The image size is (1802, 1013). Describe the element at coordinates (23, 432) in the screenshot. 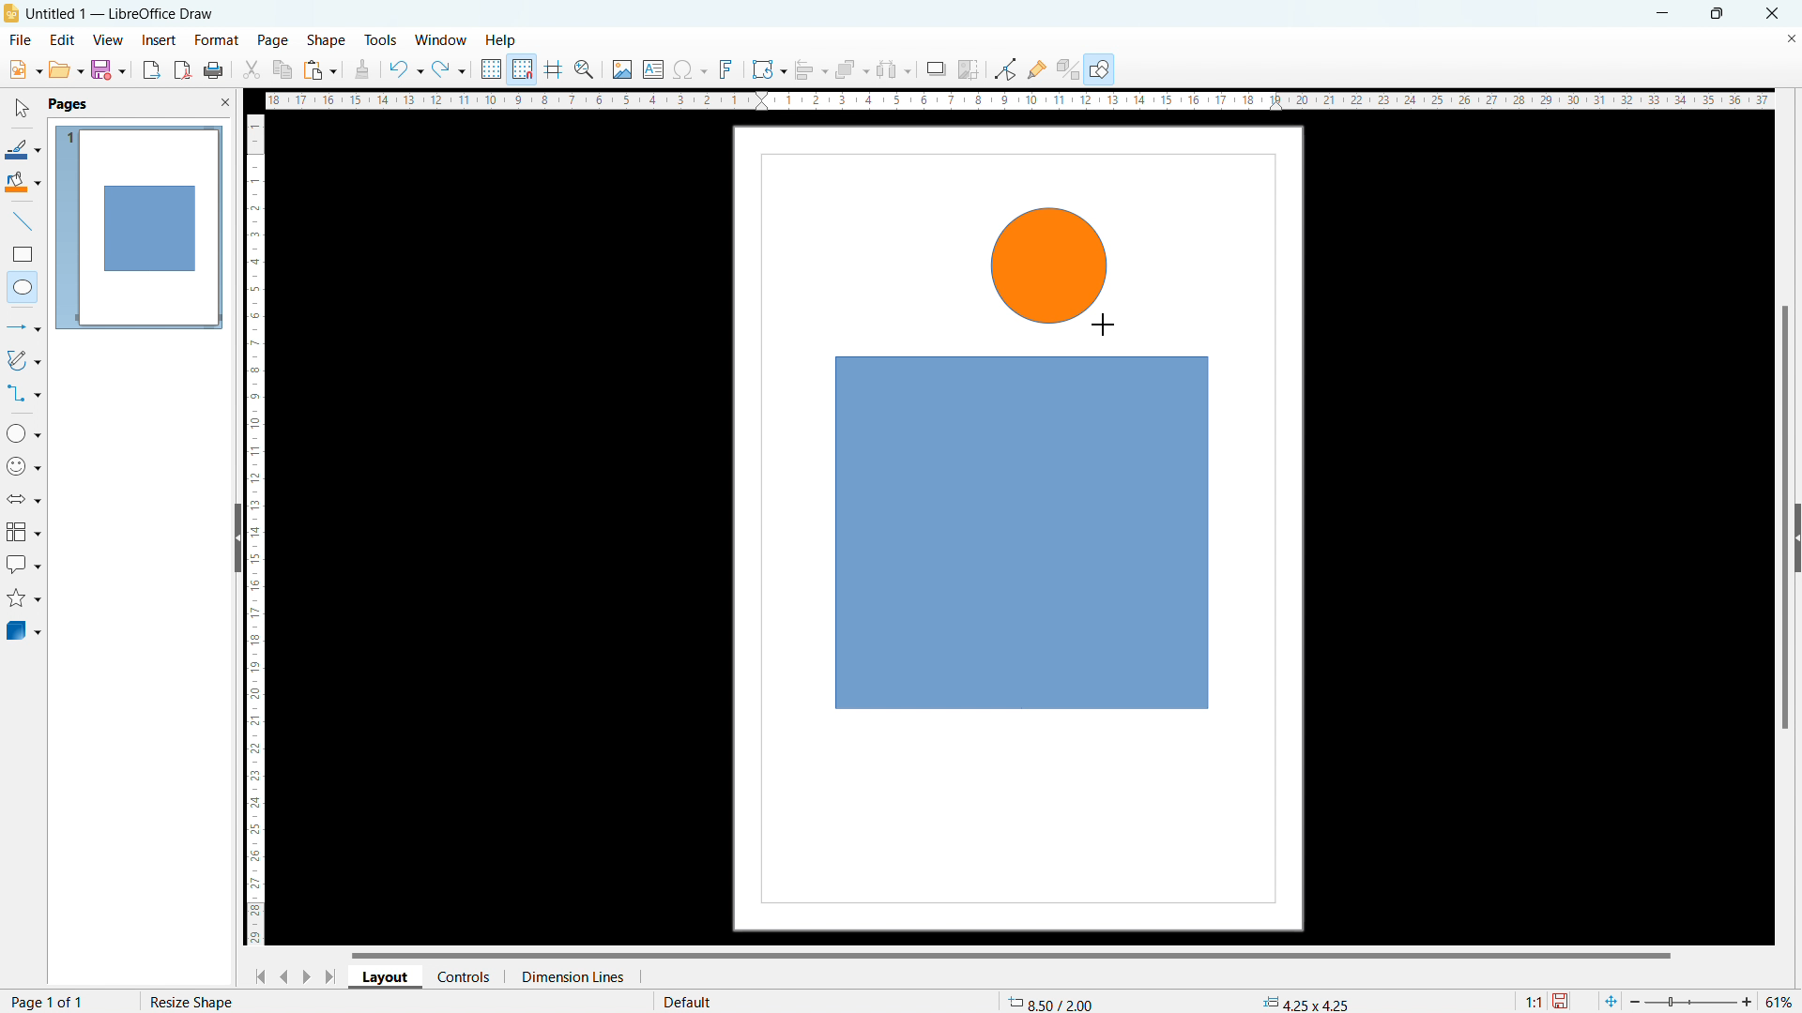

I see `basic shapes` at that location.